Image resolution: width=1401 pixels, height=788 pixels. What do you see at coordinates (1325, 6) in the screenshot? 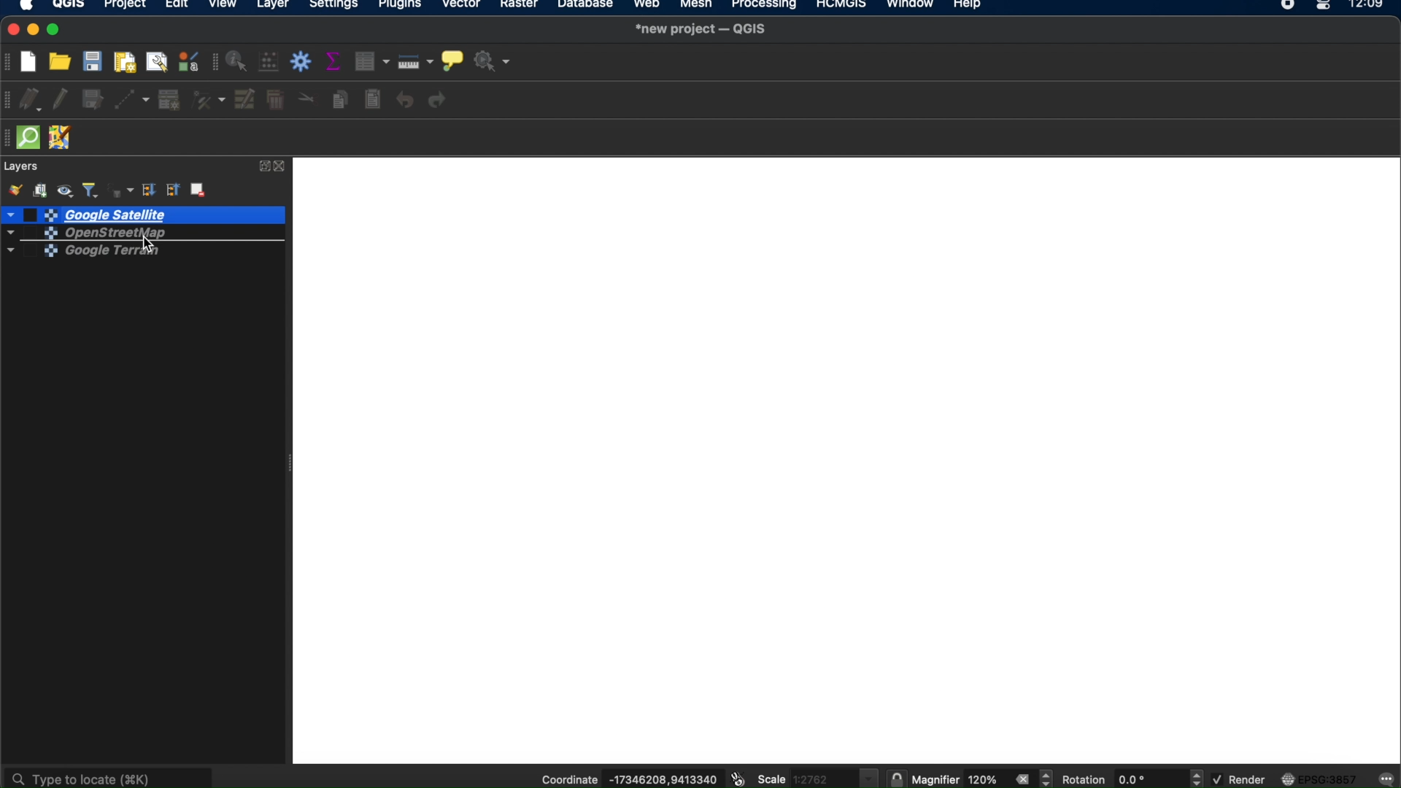
I see `control center` at bounding box center [1325, 6].